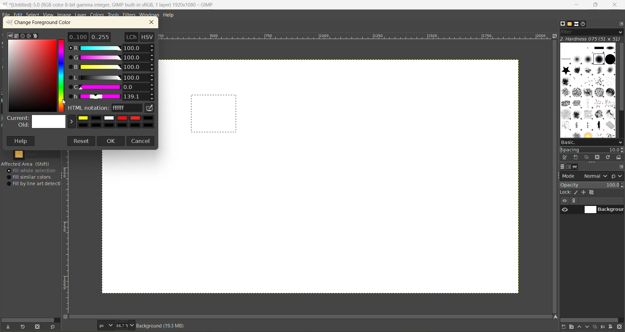 The width and height of the screenshot is (625, 332). I want to click on color scale, so click(62, 75).